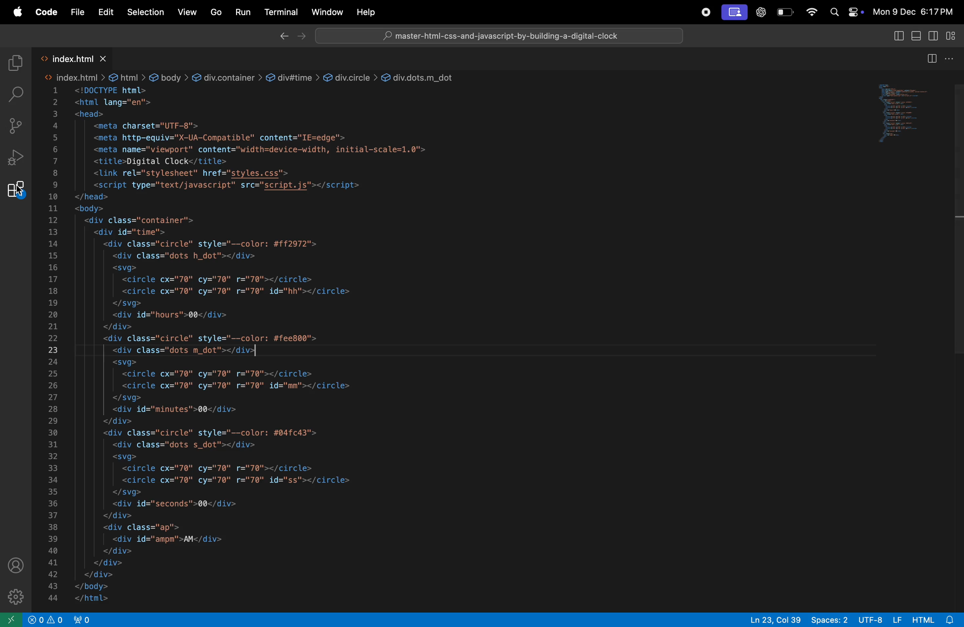 Image resolution: width=964 pixels, height=627 pixels. I want to click on battery, so click(785, 12).